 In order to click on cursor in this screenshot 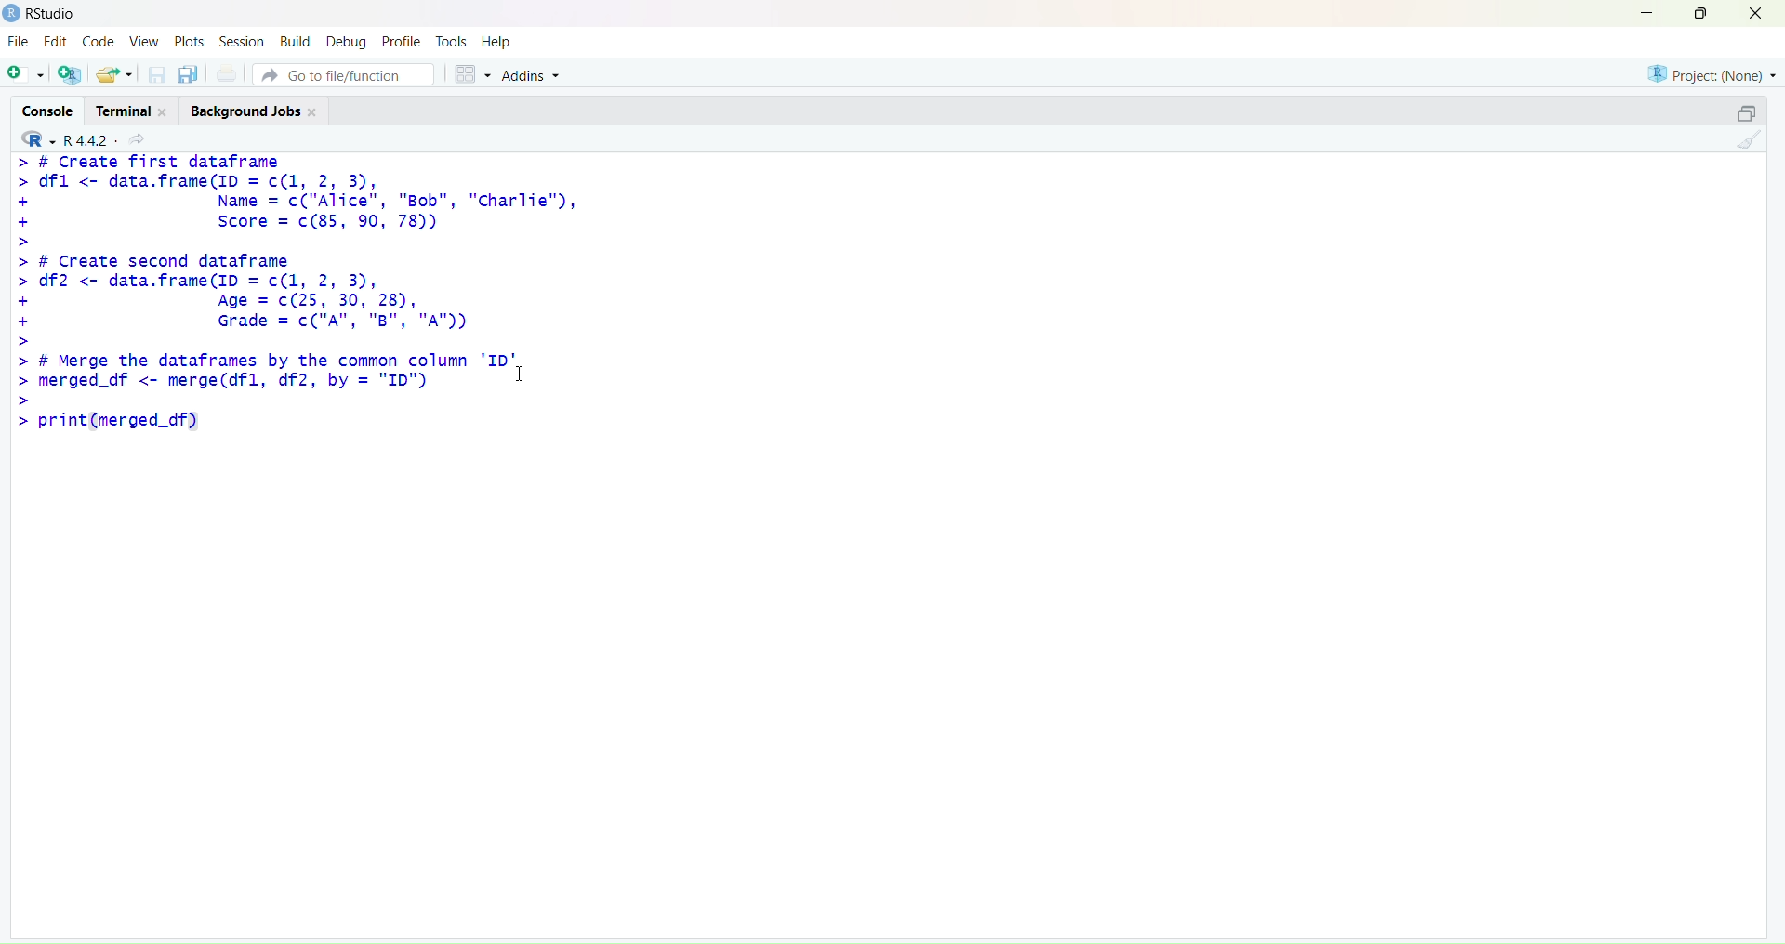, I will do `click(521, 374)`.